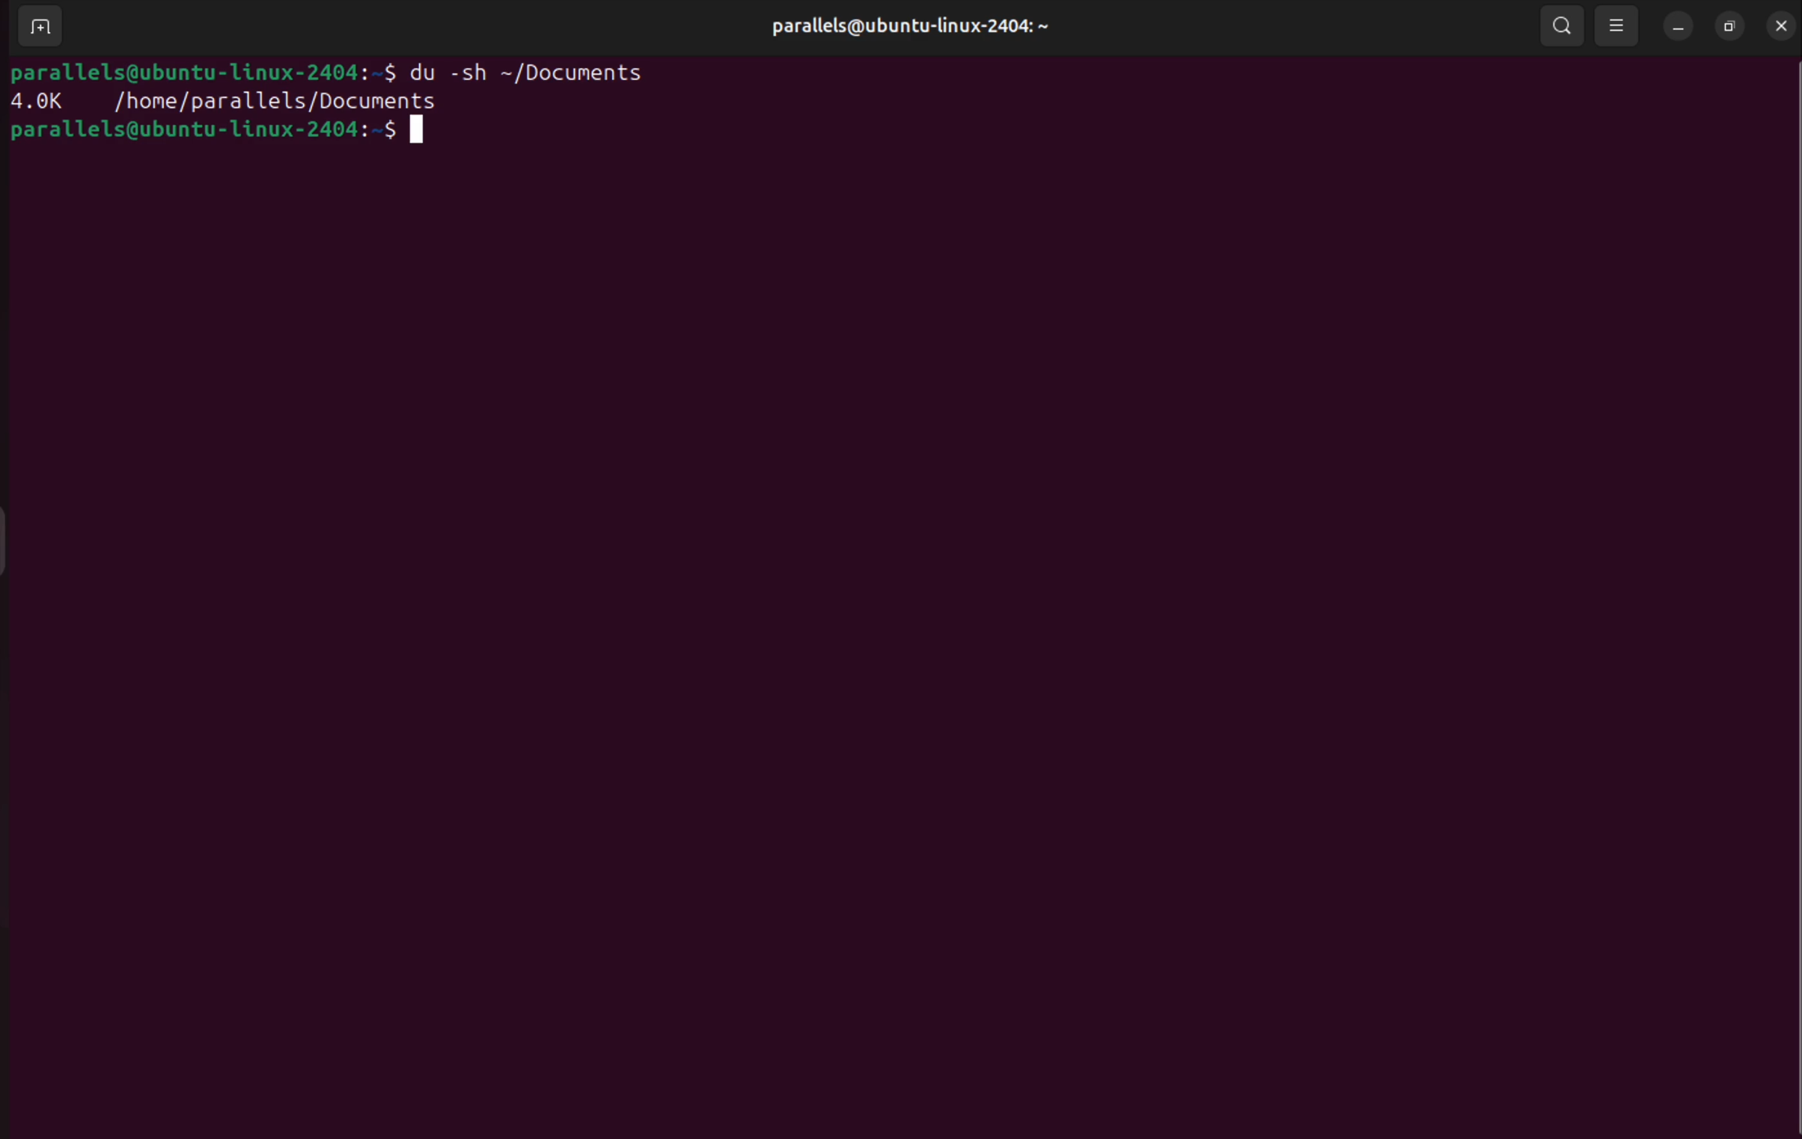 This screenshot has width=1802, height=1139. Describe the element at coordinates (537, 68) in the screenshot. I see `du -sh ~/Documents` at that location.